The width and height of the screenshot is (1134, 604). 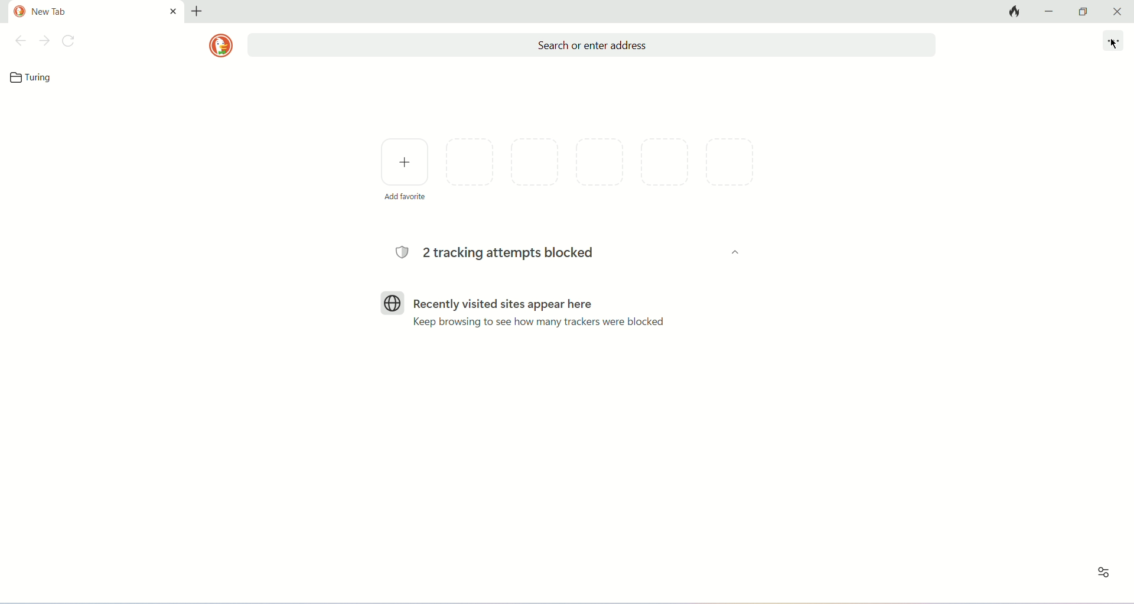 I want to click on Recently visited sites appear here
Keep browsing to see how many trackers were blocked, so click(x=544, y=311).